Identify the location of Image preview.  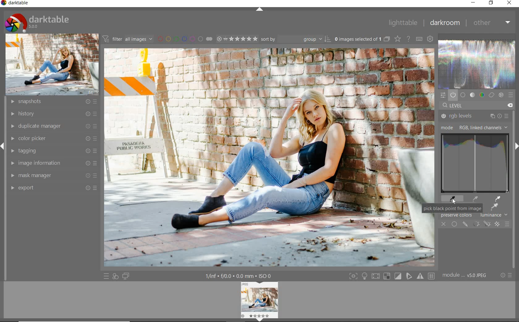
(259, 302).